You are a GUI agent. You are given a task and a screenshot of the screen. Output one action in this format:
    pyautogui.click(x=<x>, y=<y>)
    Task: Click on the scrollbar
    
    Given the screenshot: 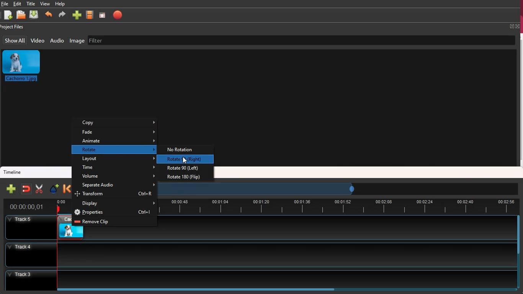 What is the action you would take?
    pyautogui.click(x=516, y=253)
    